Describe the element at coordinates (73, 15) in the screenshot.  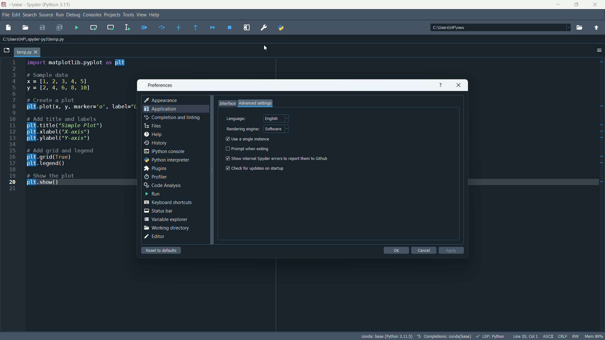
I see `debug` at that location.